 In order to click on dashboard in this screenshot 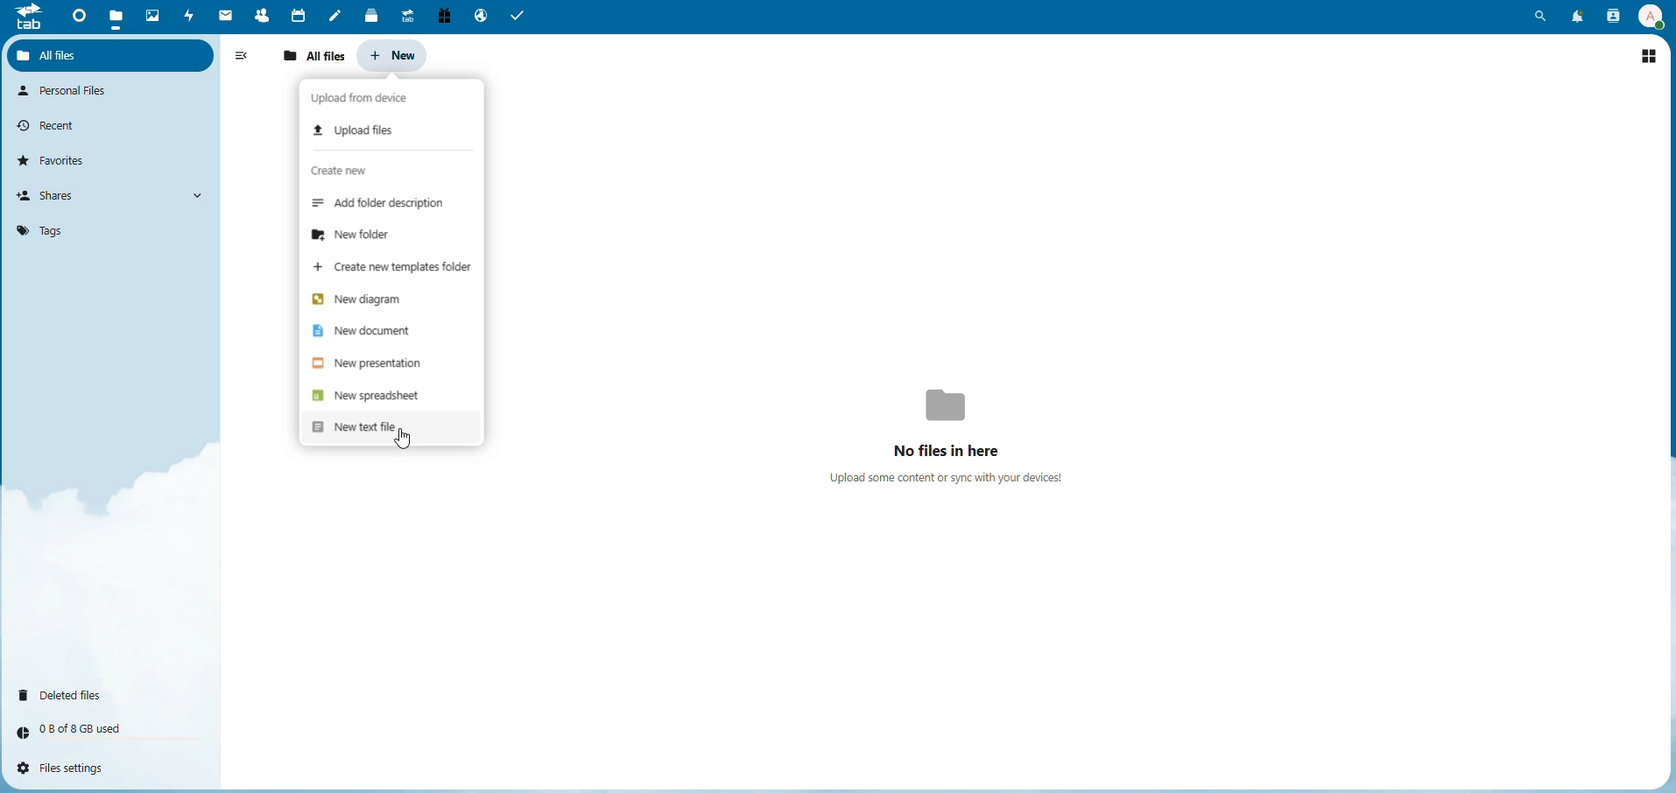, I will do `click(75, 17)`.